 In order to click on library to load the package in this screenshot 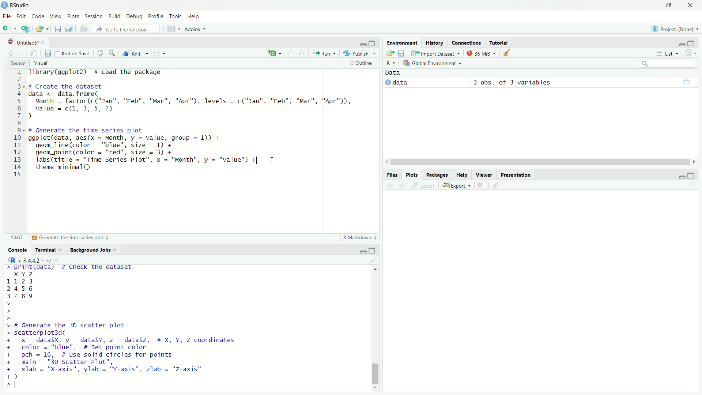, I will do `click(102, 72)`.